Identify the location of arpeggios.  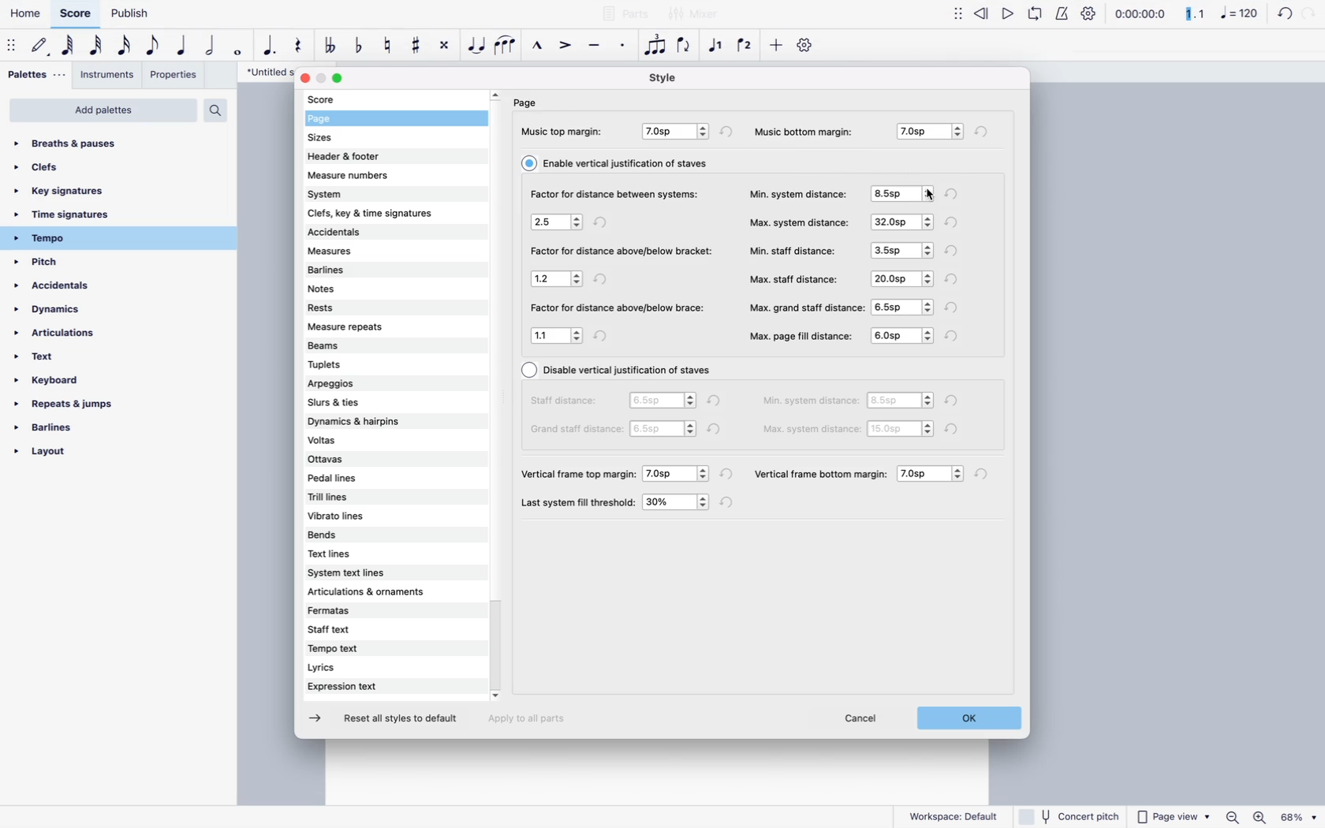
(369, 384).